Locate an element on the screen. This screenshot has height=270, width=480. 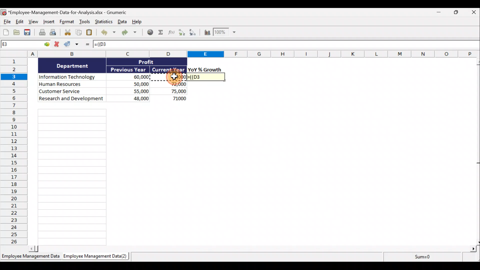
Edit is located at coordinates (19, 21).